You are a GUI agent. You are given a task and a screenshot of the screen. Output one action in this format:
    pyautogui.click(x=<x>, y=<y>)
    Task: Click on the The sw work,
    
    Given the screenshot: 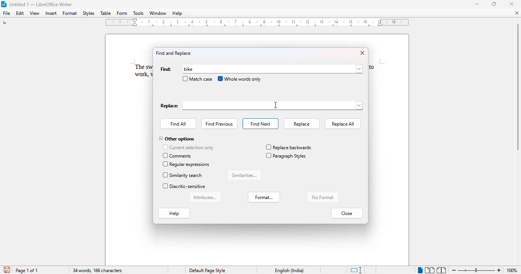 What is the action you would take?
    pyautogui.click(x=138, y=71)
    